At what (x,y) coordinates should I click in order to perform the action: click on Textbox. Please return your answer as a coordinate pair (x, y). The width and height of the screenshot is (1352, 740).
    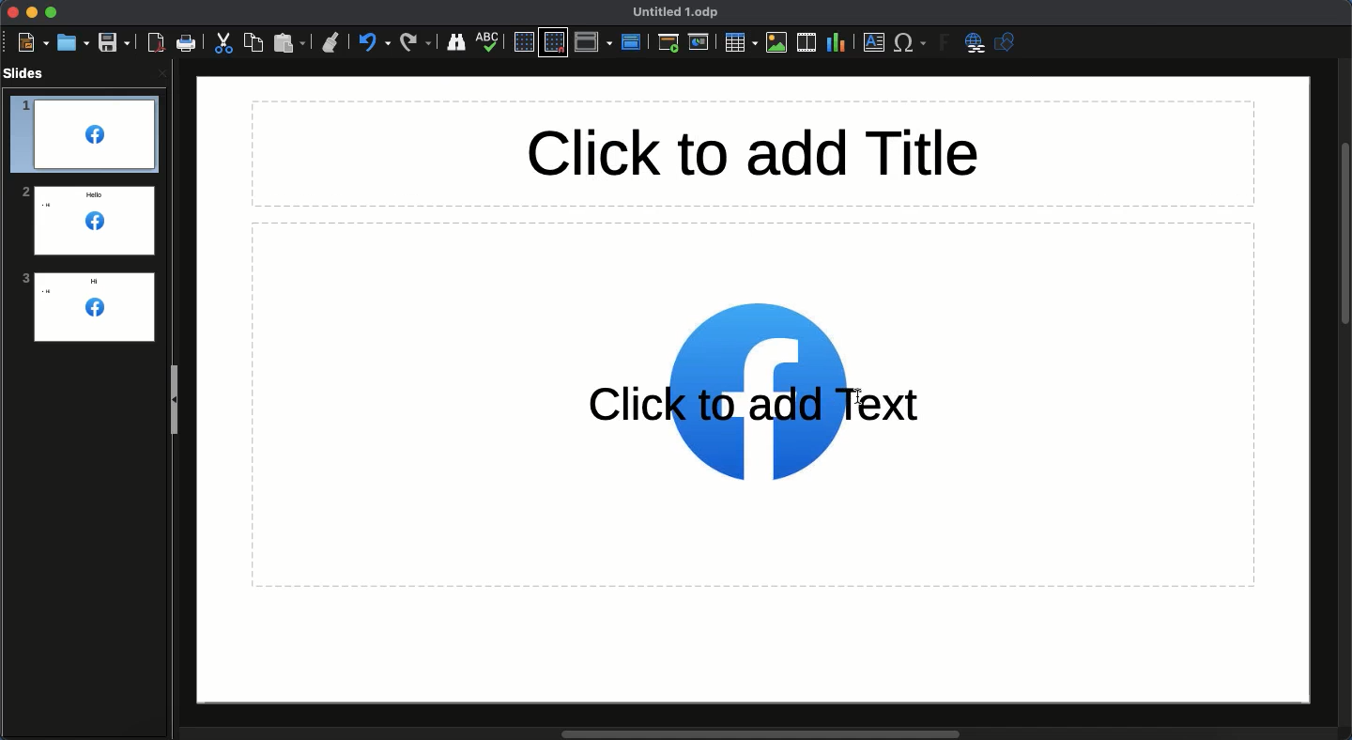
    Looking at the image, I should click on (872, 43).